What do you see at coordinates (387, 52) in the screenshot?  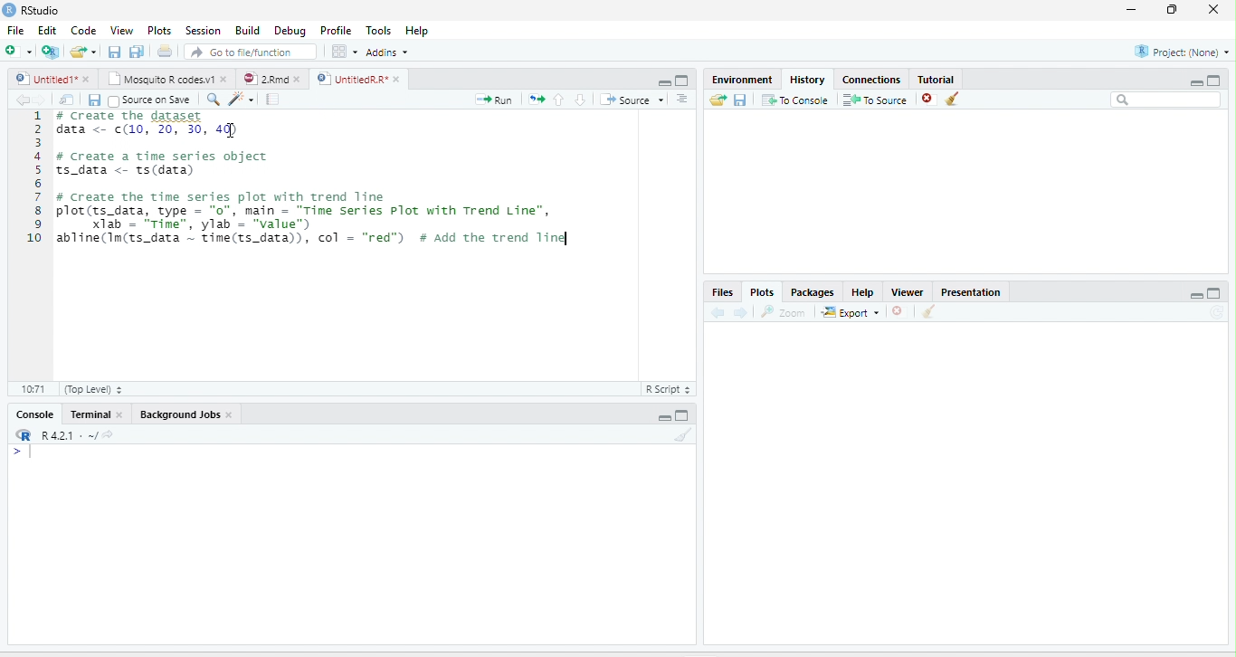 I see `Addins` at bounding box center [387, 52].